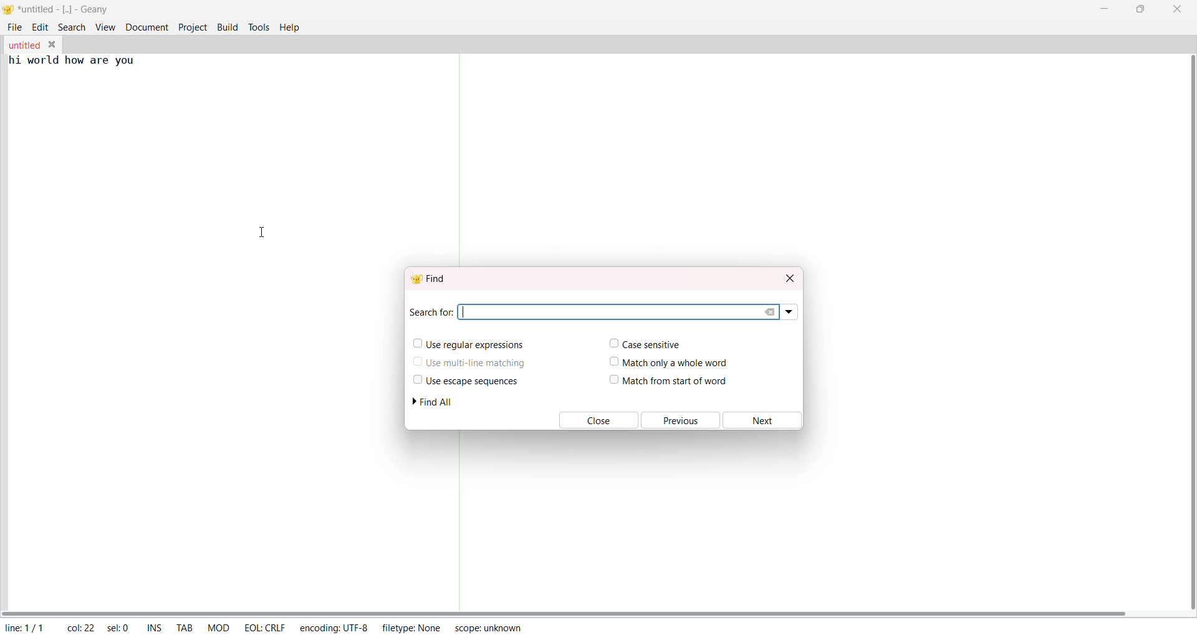 The height and width of the screenshot is (635, 1197). I want to click on case sensitive, so click(650, 344).